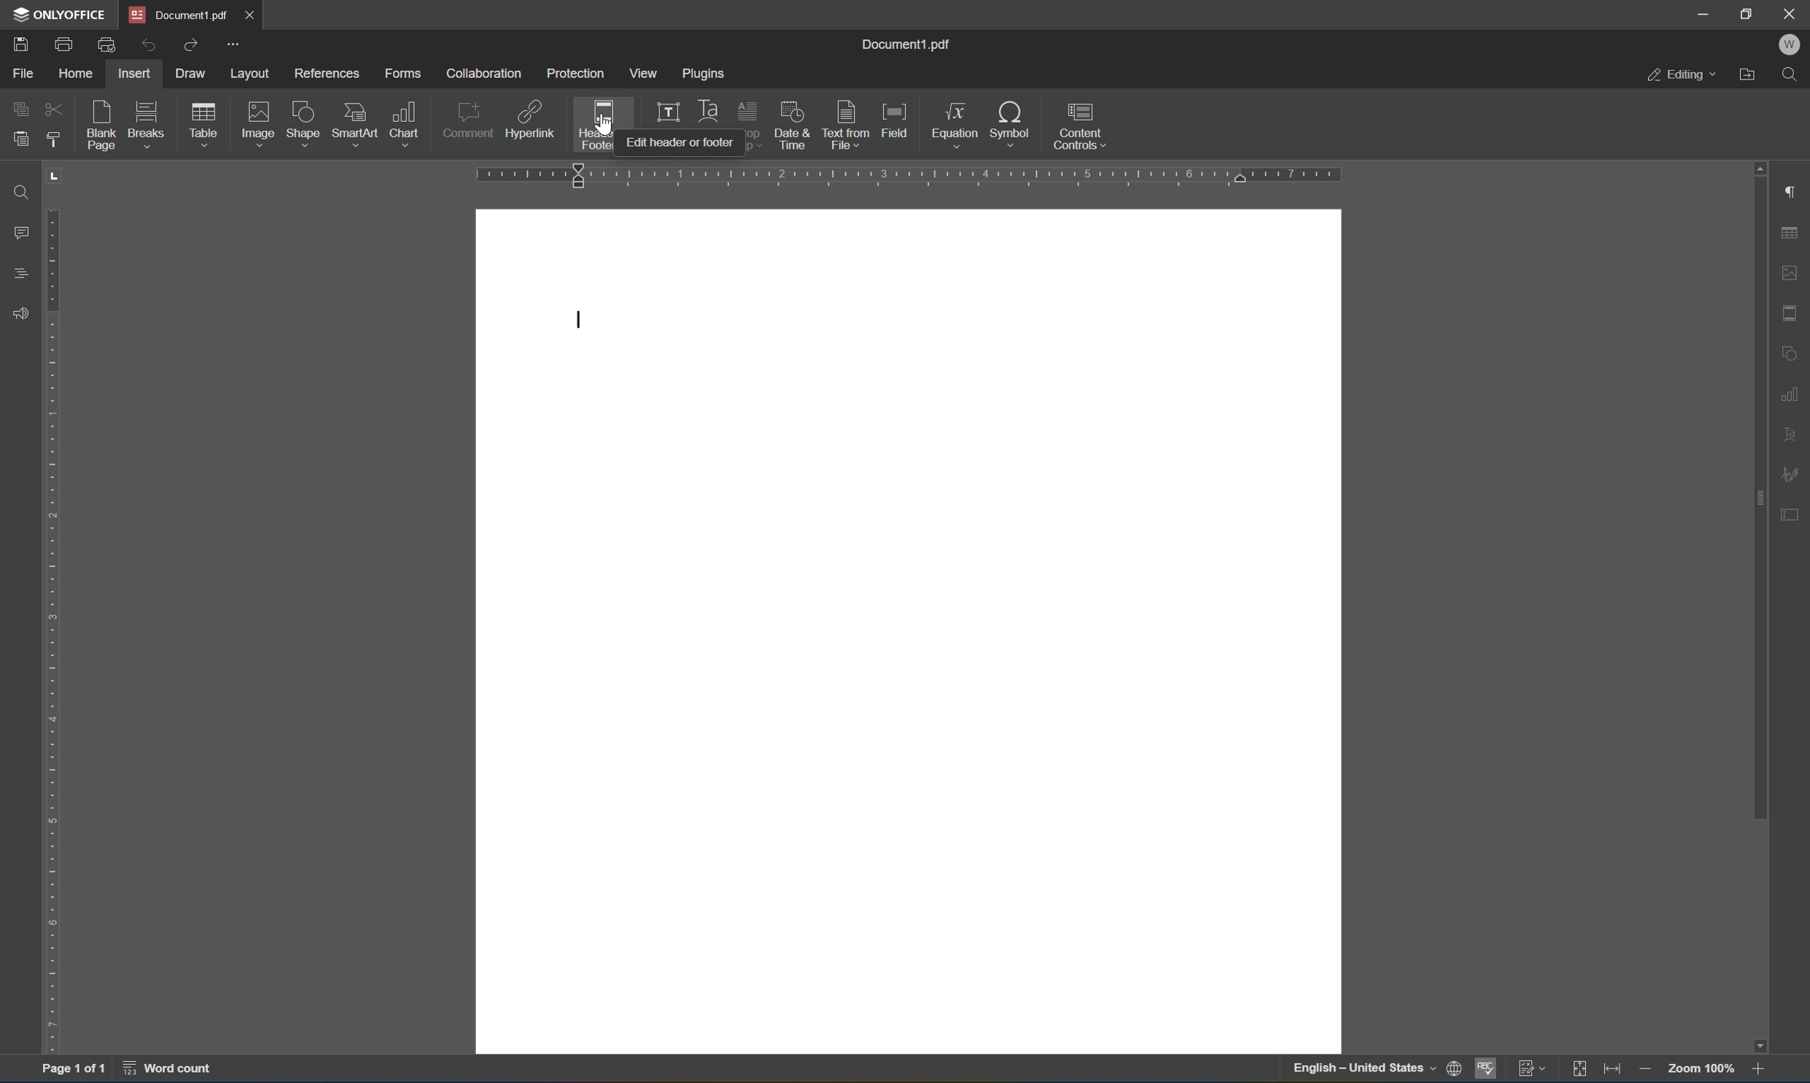 The image size is (1810, 1083). Describe the element at coordinates (1751, 76) in the screenshot. I see `open file location` at that location.